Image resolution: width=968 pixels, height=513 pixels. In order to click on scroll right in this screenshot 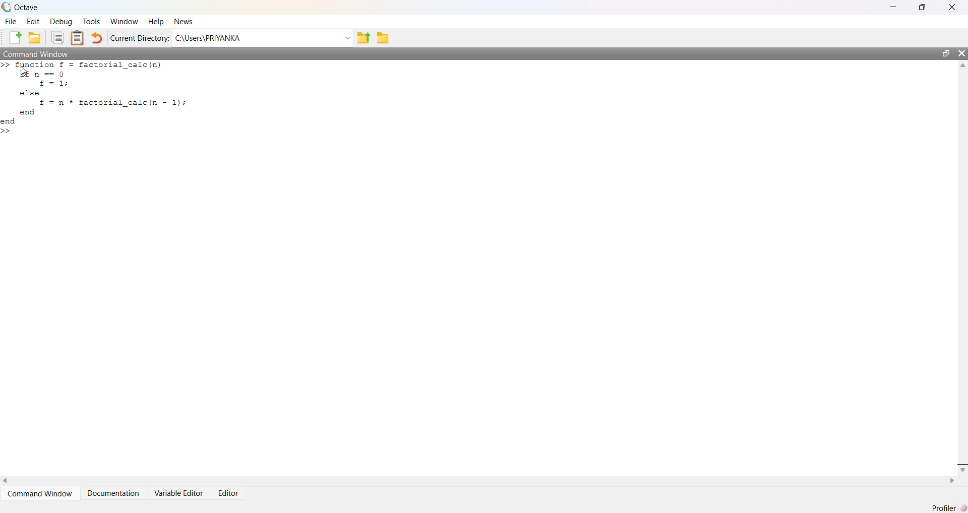, I will do `click(953, 481)`.